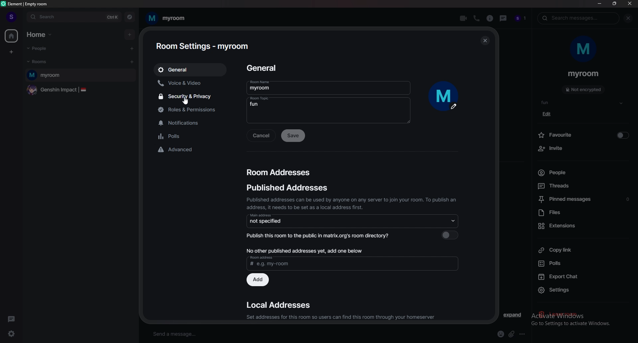  What do you see at coordinates (584, 89) in the screenshot?
I see `not encrypted` at bounding box center [584, 89].